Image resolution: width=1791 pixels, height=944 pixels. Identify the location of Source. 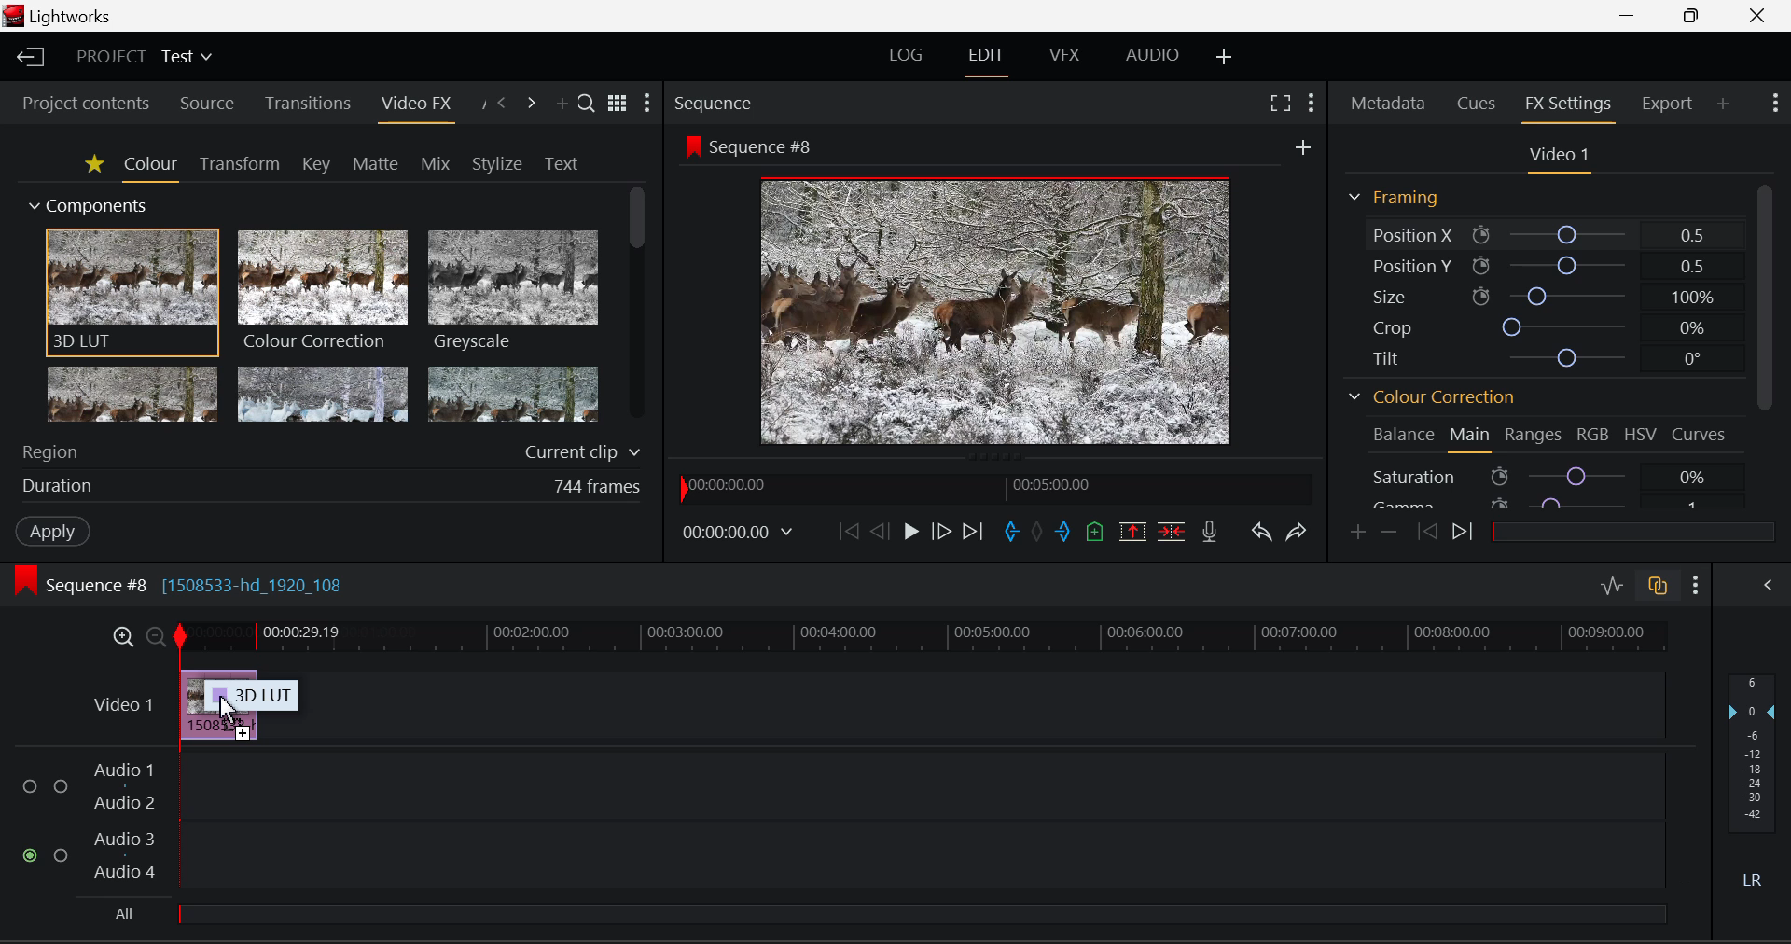
(208, 104).